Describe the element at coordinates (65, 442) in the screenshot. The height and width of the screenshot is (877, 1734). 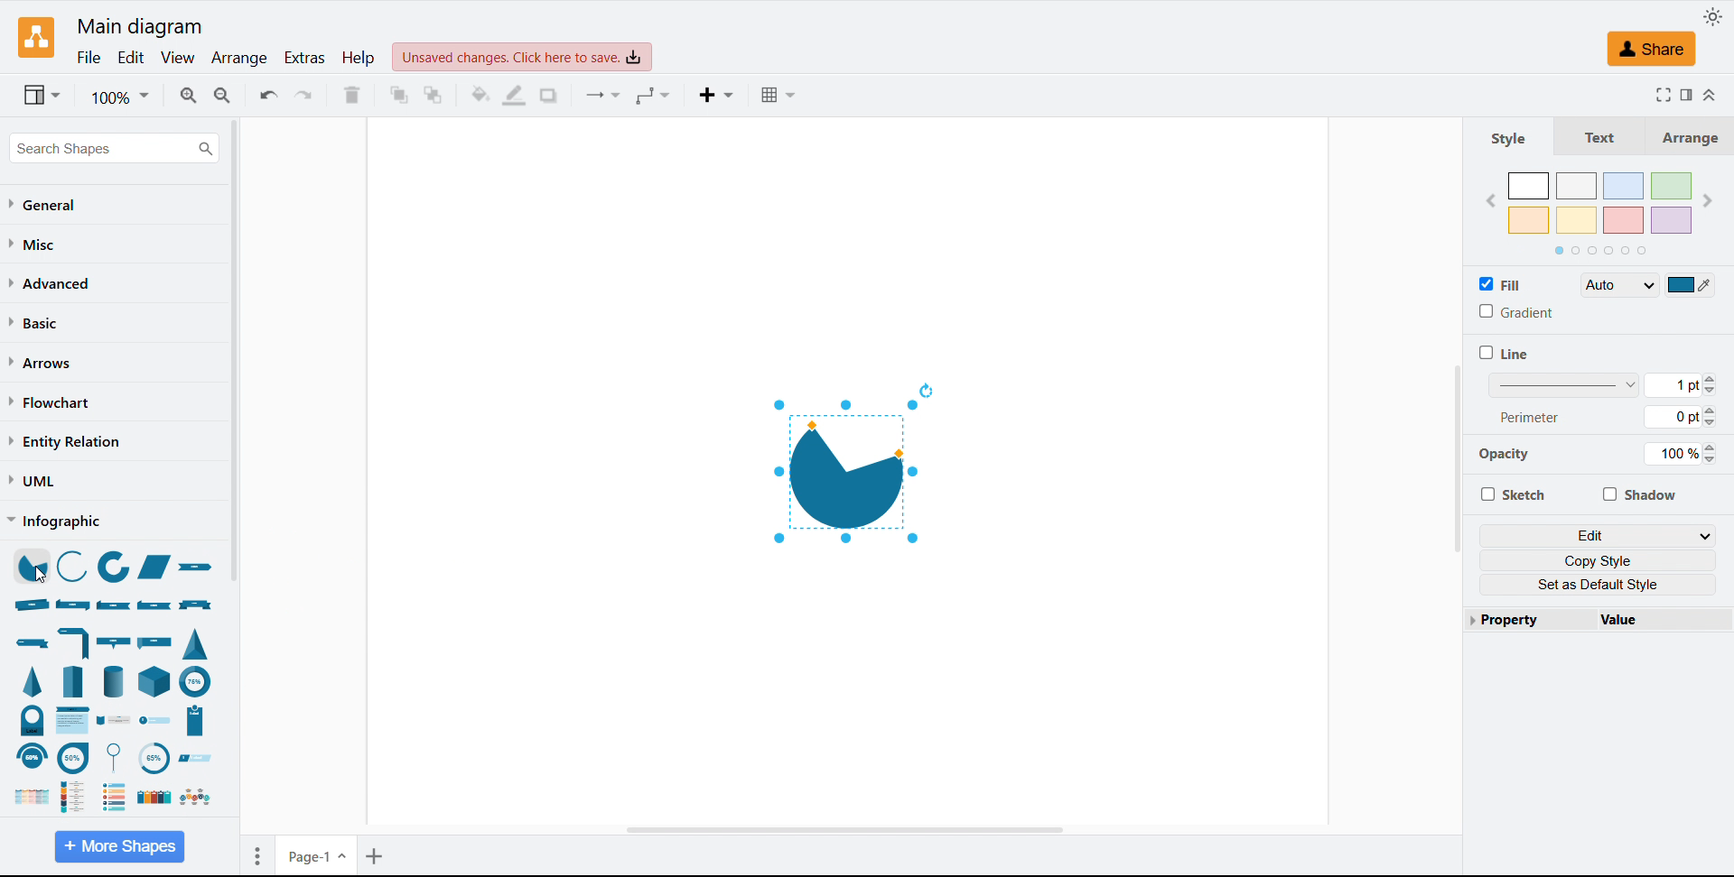
I see `entity relation` at that location.